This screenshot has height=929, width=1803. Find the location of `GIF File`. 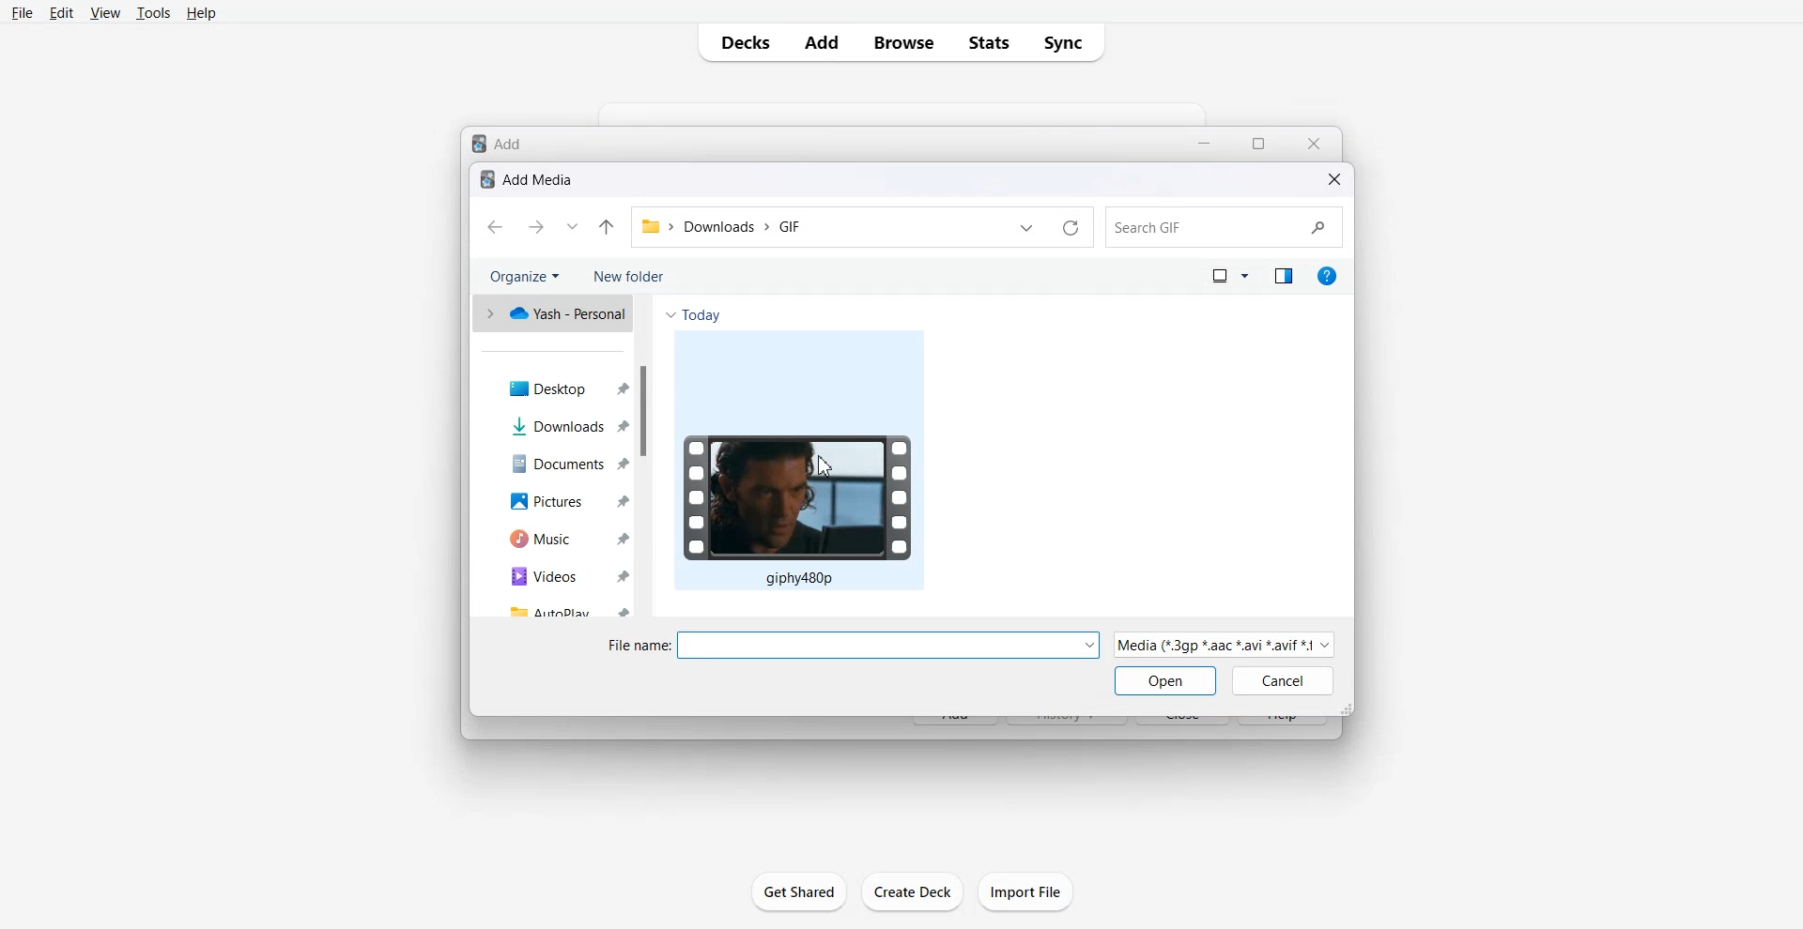

GIF File is located at coordinates (797, 464).